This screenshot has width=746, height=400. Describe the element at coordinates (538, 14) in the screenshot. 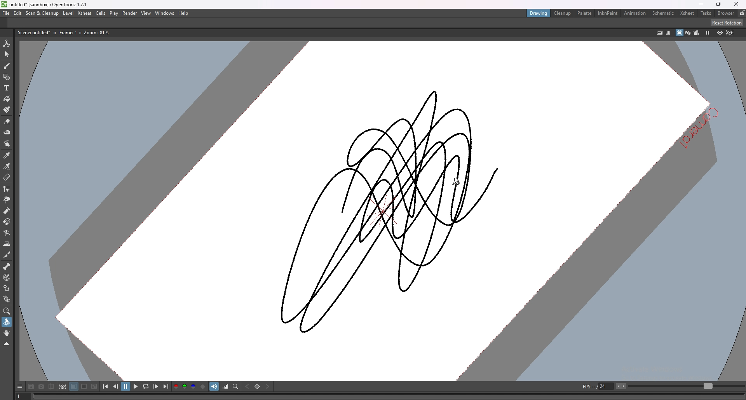

I see `drawing` at that location.